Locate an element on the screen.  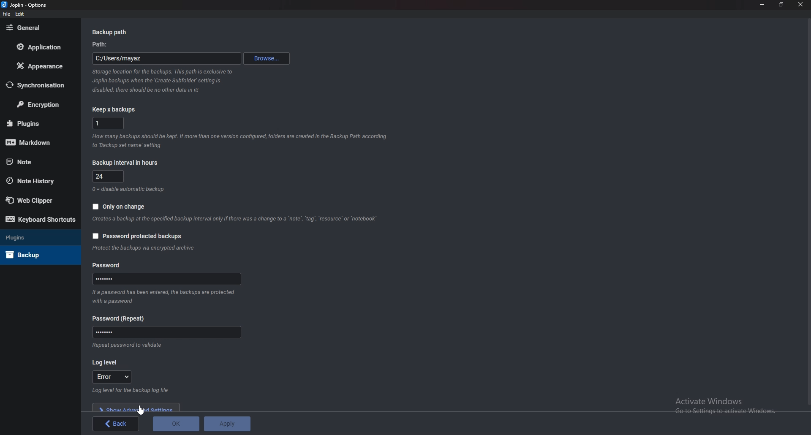
Hours is located at coordinates (110, 177).